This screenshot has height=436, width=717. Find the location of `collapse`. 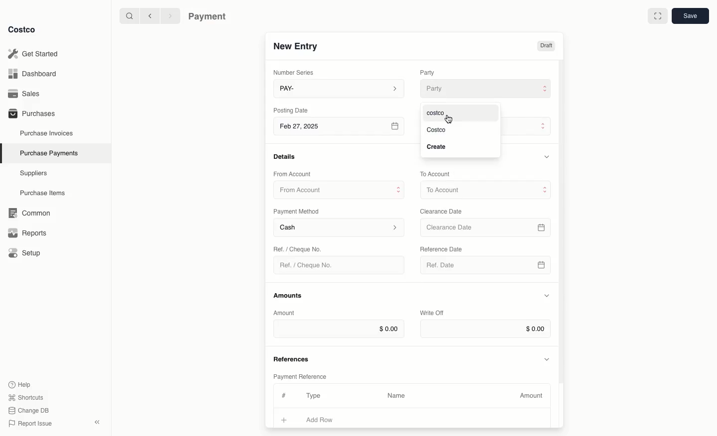

collapse is located at coordinates (97, 422).